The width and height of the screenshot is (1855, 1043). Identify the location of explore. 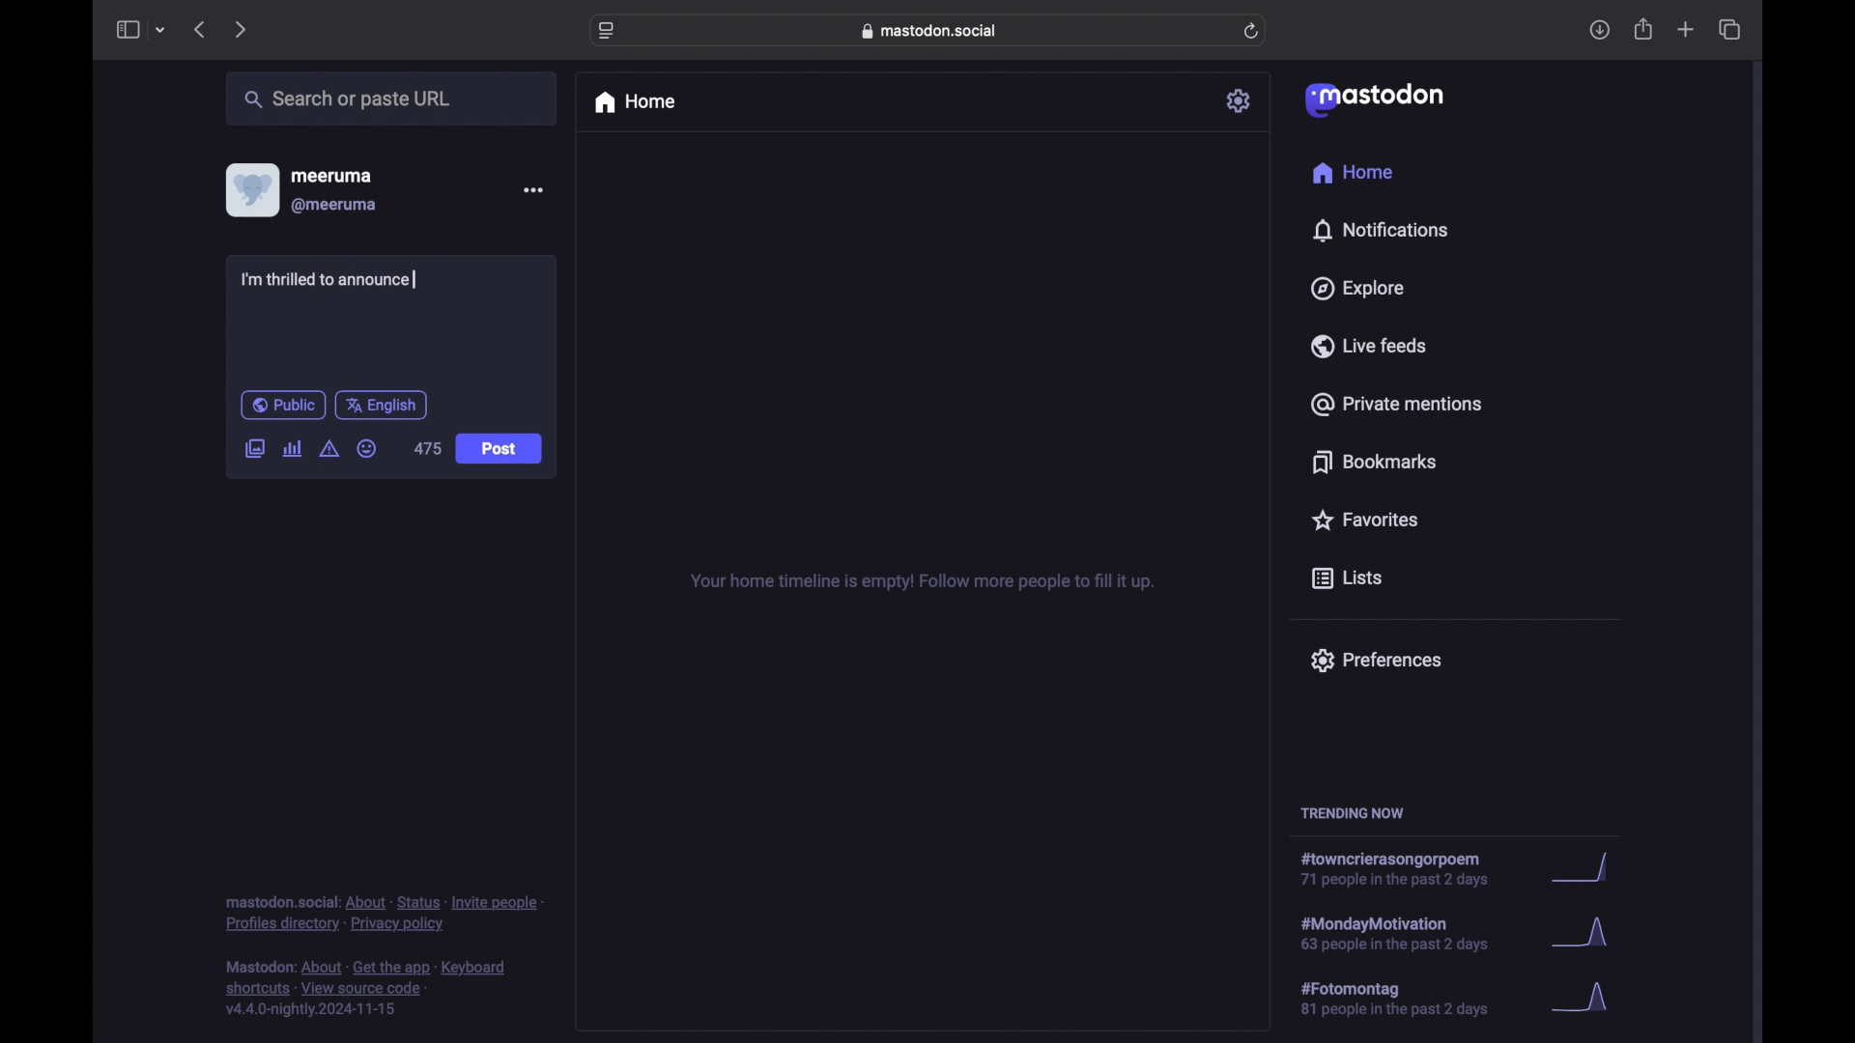
(1358, 289).